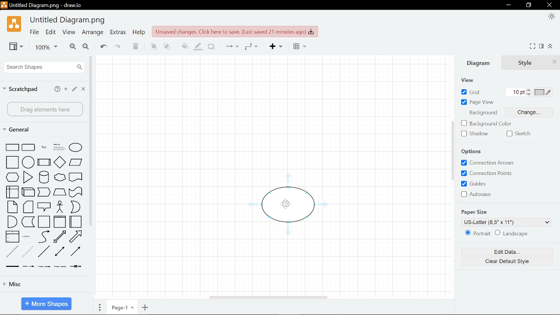 The image size is (560, 315). I want to click on Diagram, so click(479, 62).